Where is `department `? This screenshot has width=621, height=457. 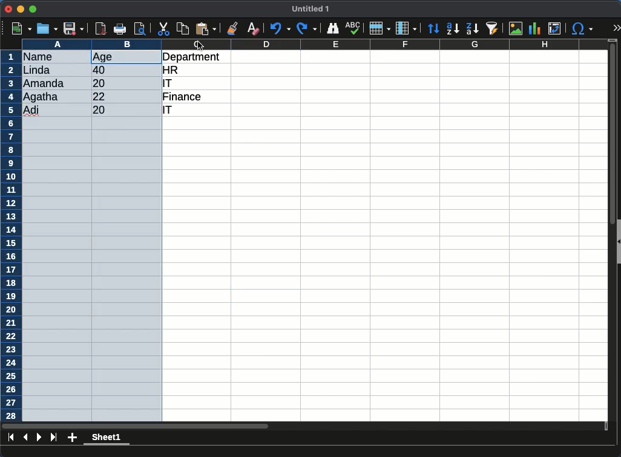
department  is located at coordinates (194, 57).